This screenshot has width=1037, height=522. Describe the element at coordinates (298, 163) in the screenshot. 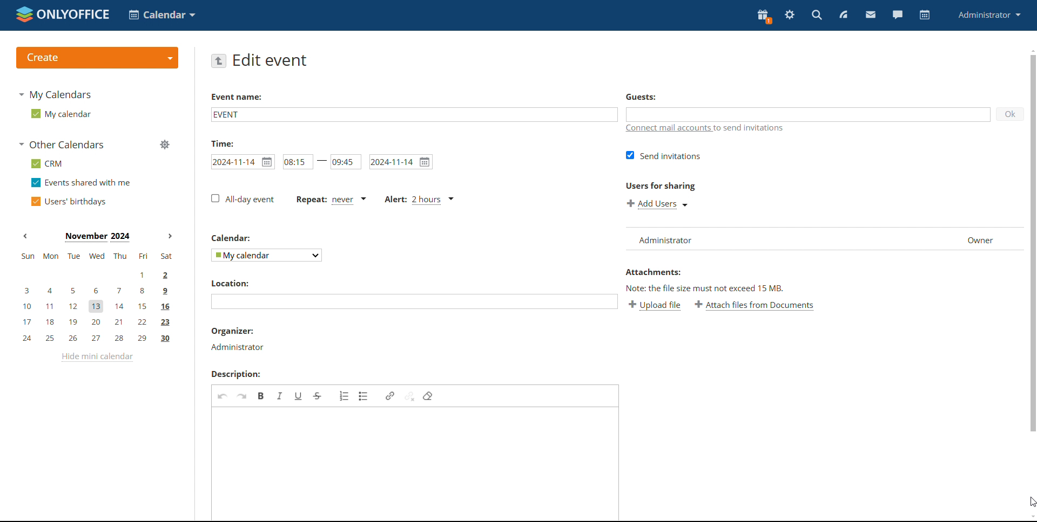

I see `start time` at that location.